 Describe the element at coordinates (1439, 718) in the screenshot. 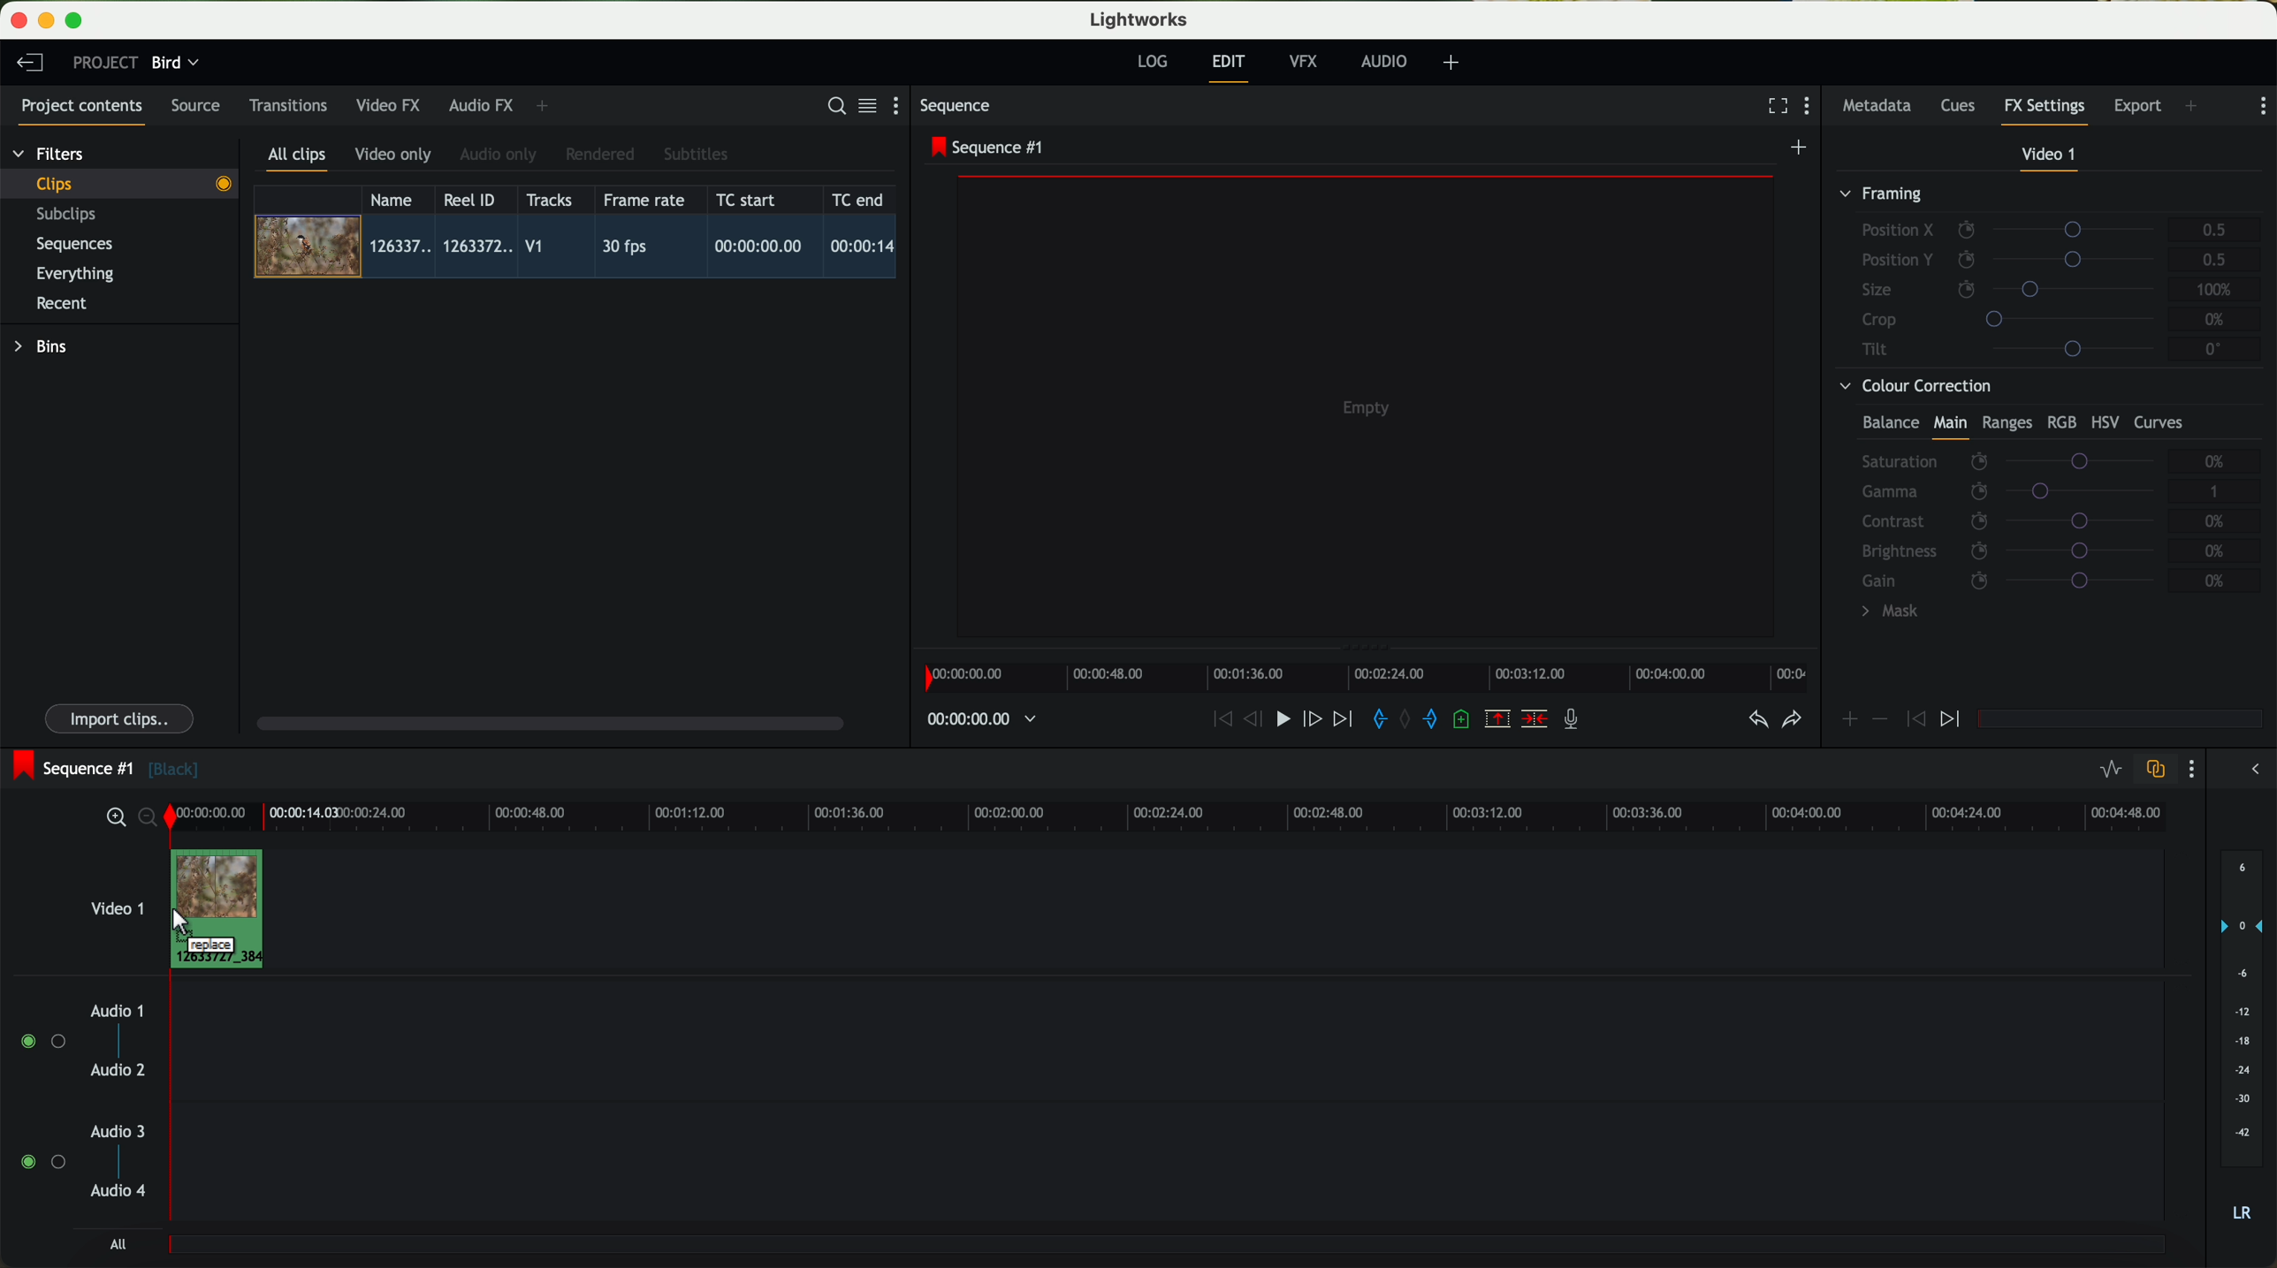

I see `add 'out' mark` at that location.